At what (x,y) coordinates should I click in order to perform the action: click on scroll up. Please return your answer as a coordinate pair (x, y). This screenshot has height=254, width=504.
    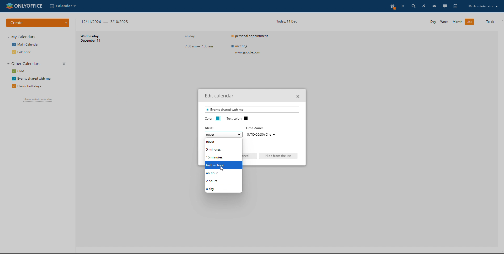
    Looking at the image, I should click on (501, 21).